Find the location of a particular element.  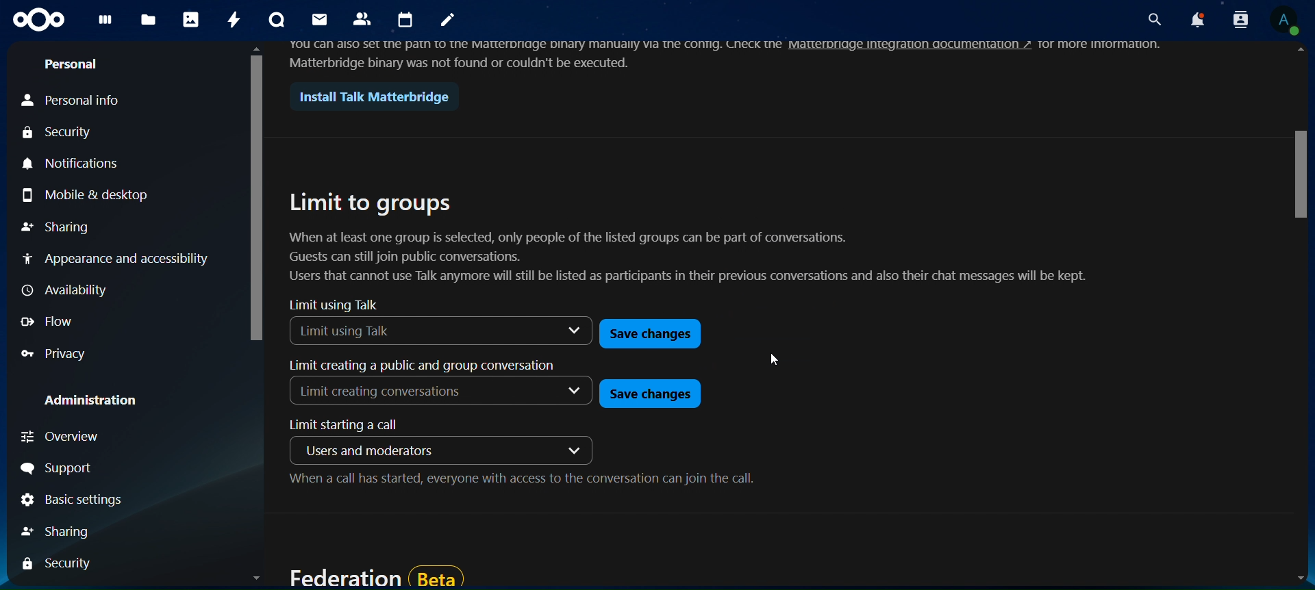

basic settings is located at coordinates (71, 502).